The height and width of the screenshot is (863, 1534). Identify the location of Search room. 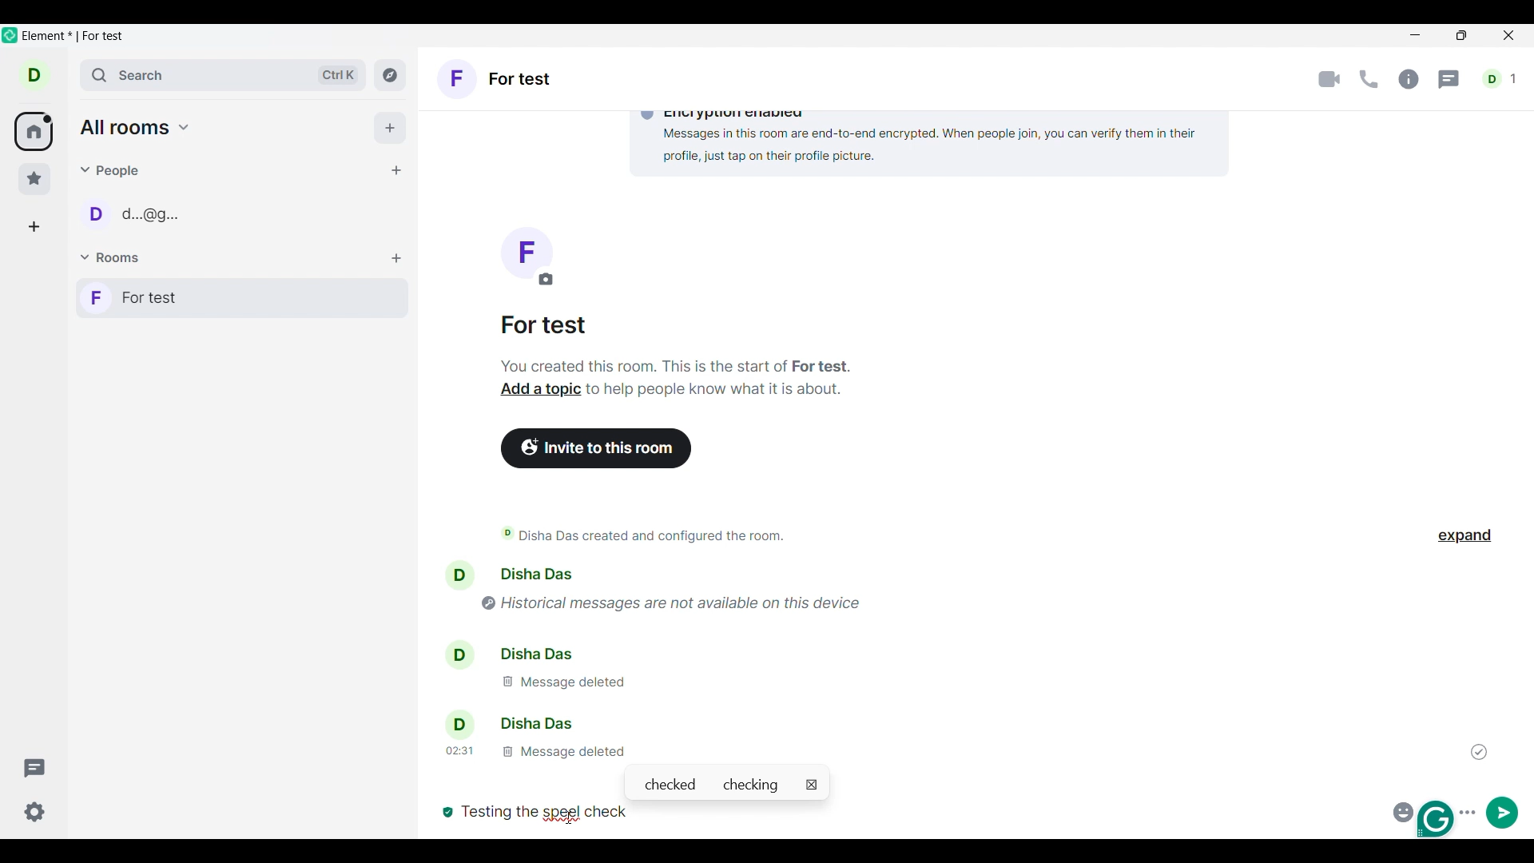
(225, 75).